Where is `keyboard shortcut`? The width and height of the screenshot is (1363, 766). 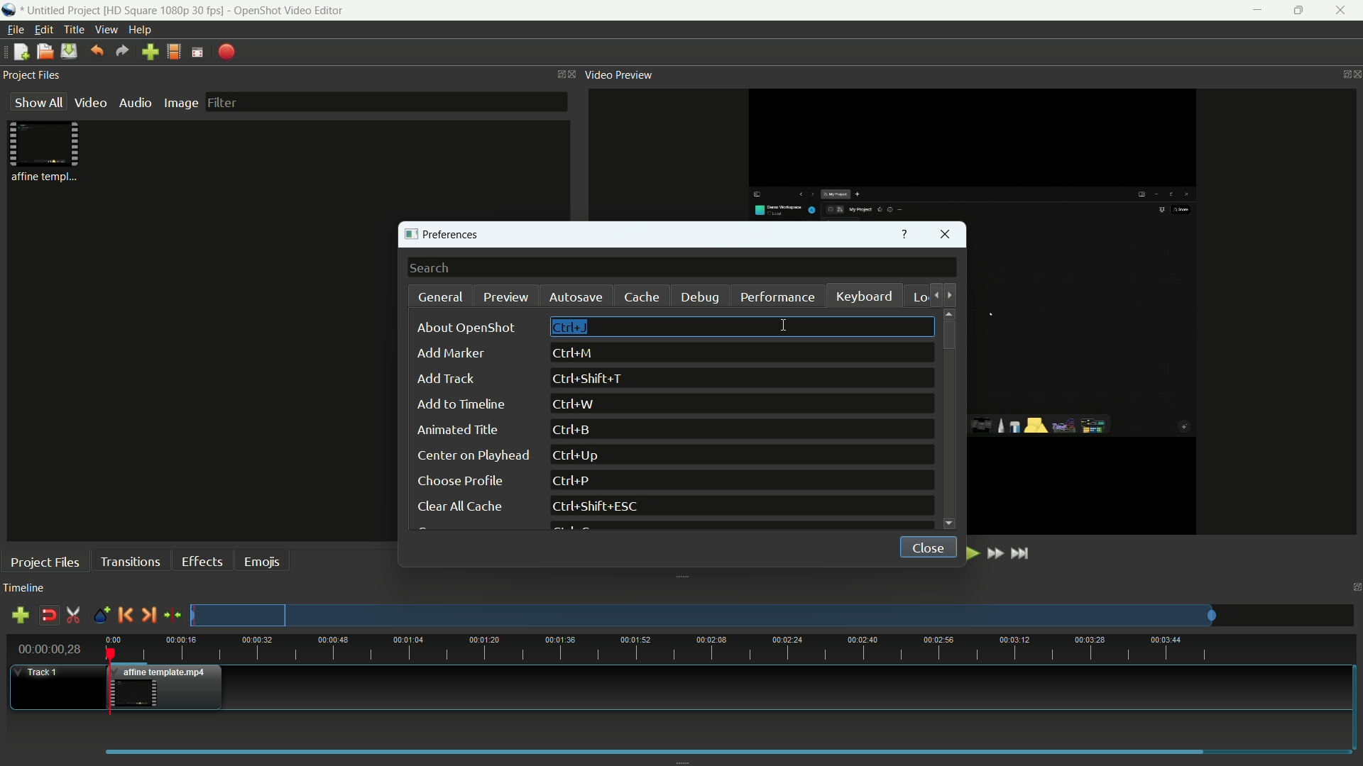 keyboard shortcut is located at coordinates (574, 353).